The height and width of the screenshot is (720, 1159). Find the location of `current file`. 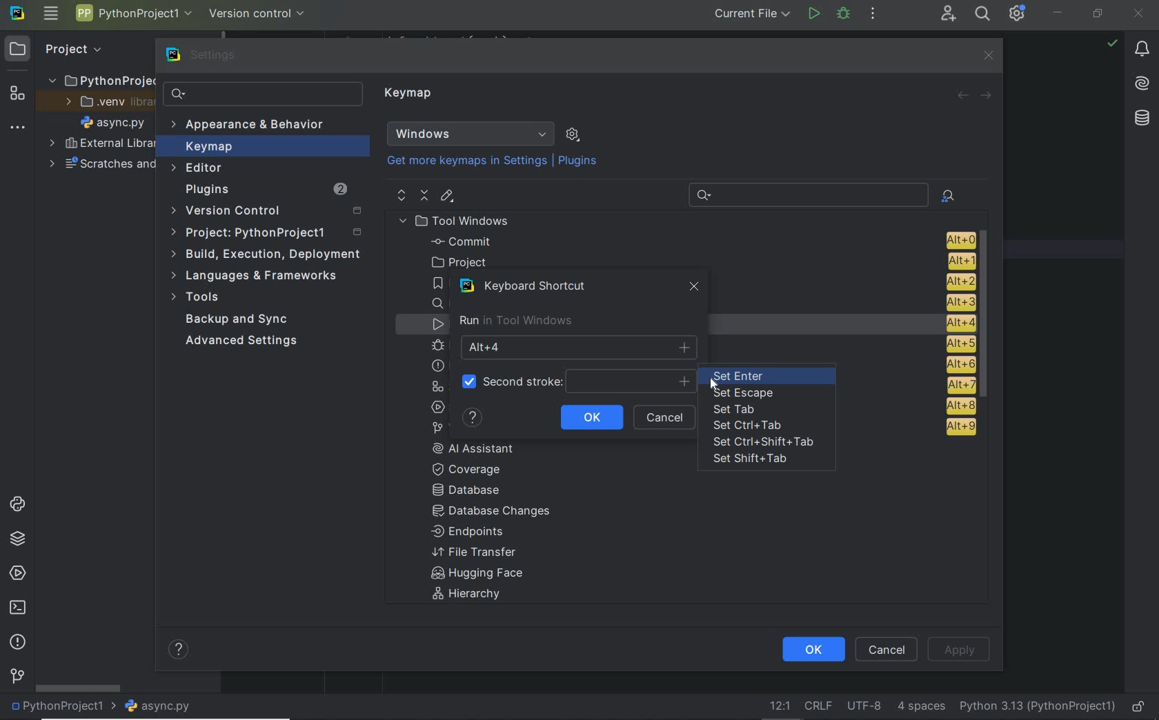

current file is located at coordinates (748, 15).